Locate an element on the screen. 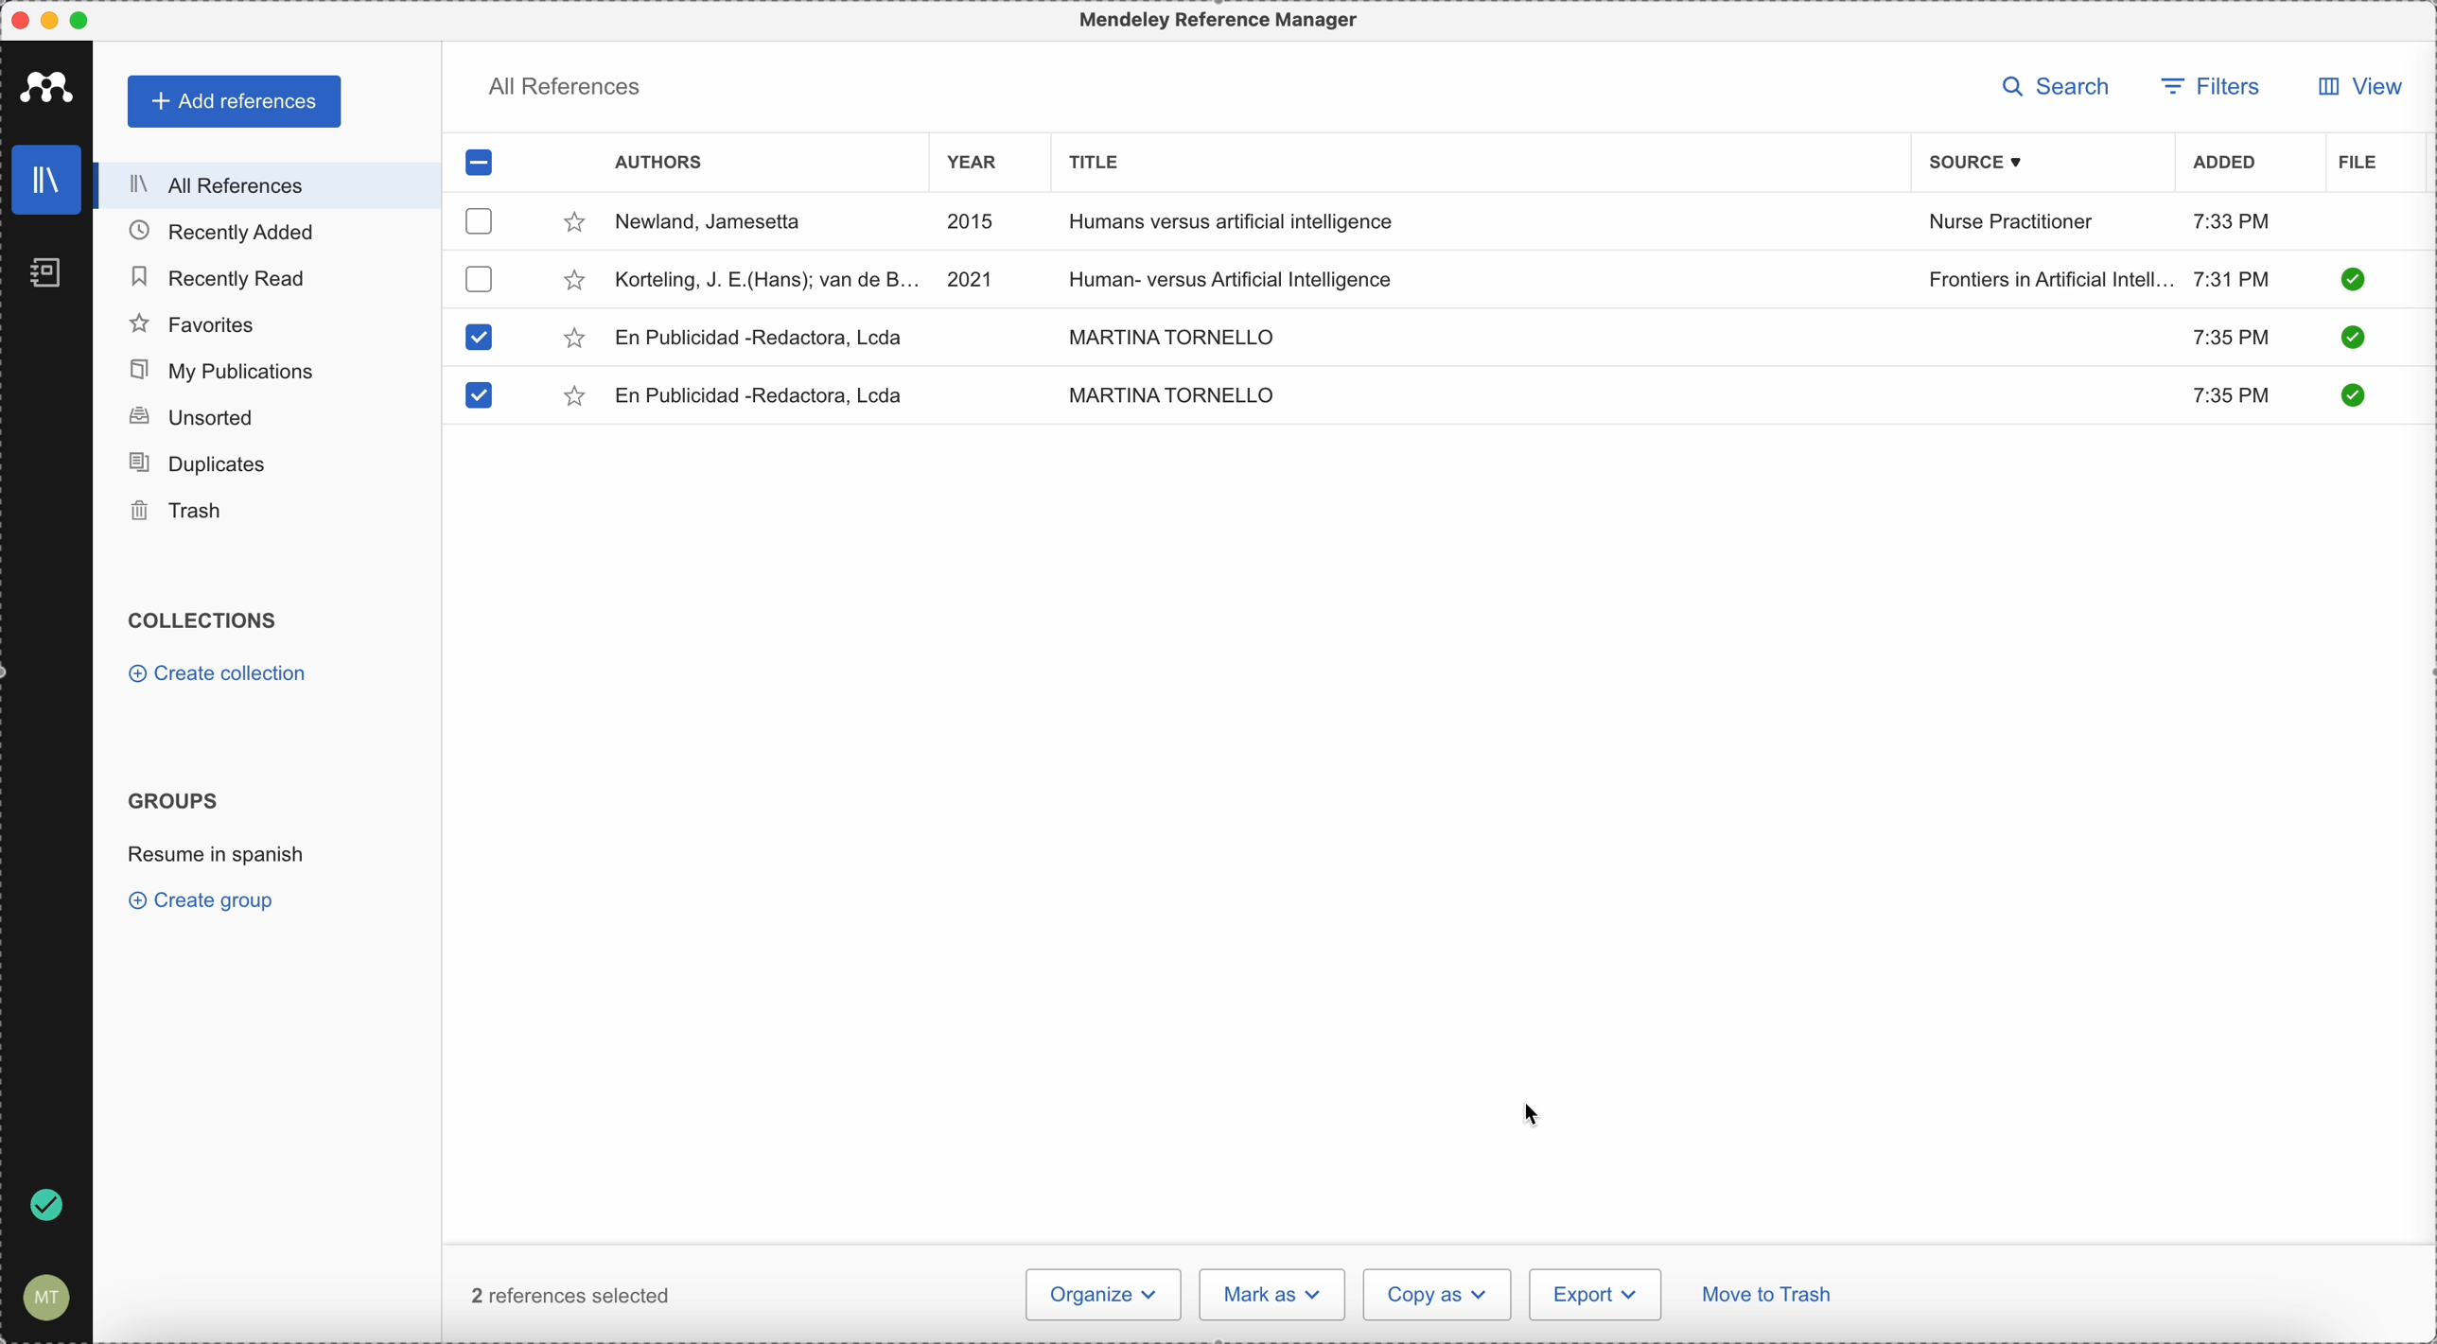 The width and height of the screenshot is (2437, 1344). add references is located at coordinates (237, 102).